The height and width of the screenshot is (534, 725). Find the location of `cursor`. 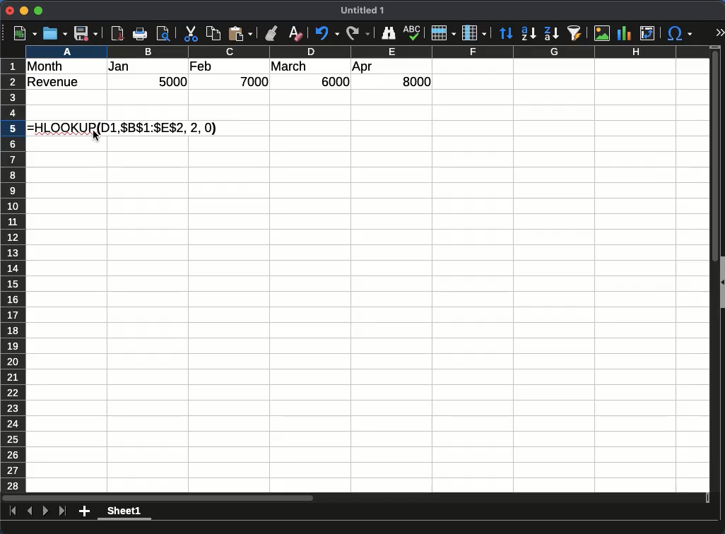

cursor is located at coordinates (97, 136).